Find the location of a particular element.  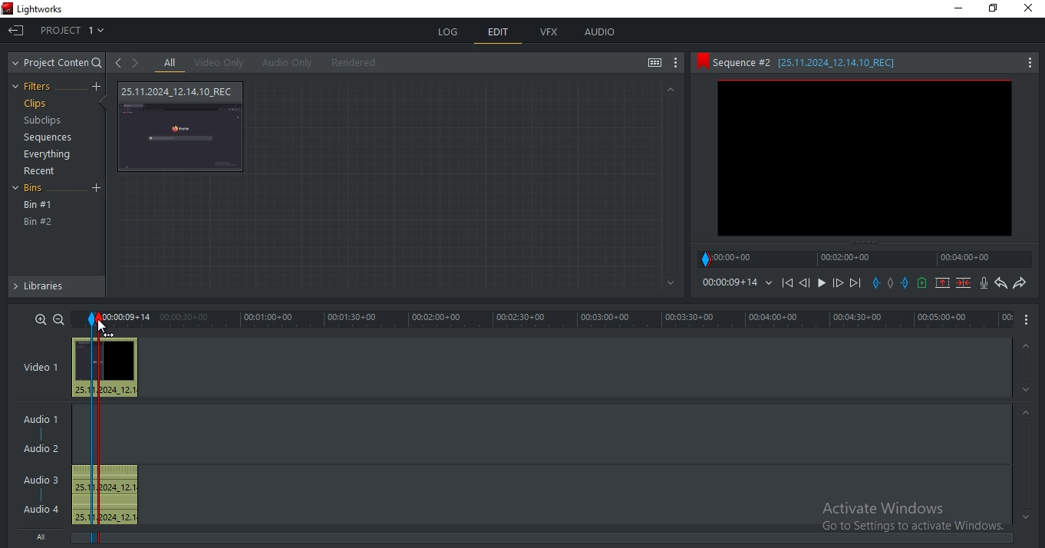

Audio 1 is located at coordinates (44, 417).